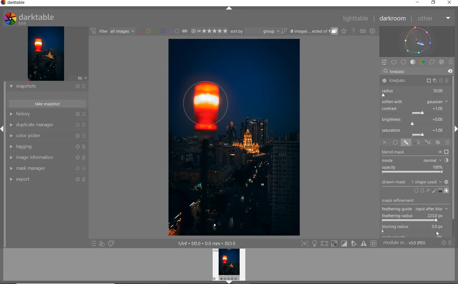  I want to click on DELETE, so click(451, 72).